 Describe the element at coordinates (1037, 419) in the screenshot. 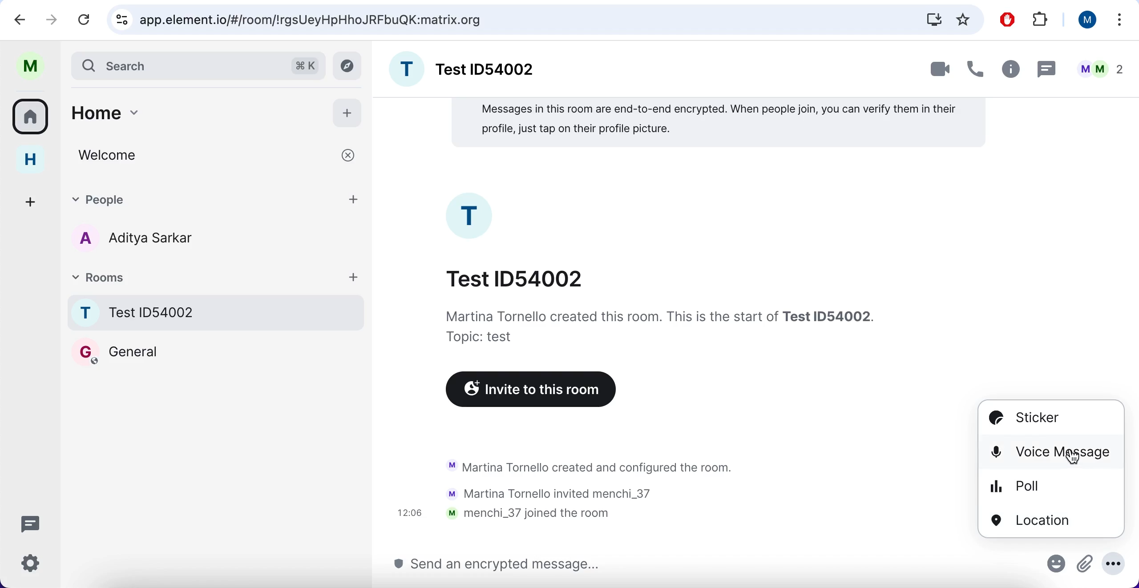

I see `sticker` at that location.